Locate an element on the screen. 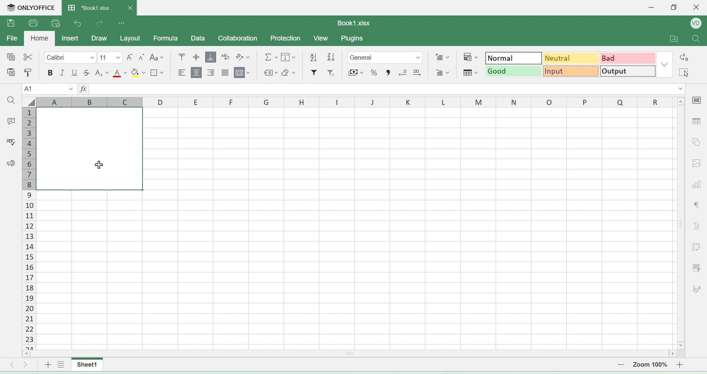 The image size is (707, 374).  is located at coordinates (120, 73).